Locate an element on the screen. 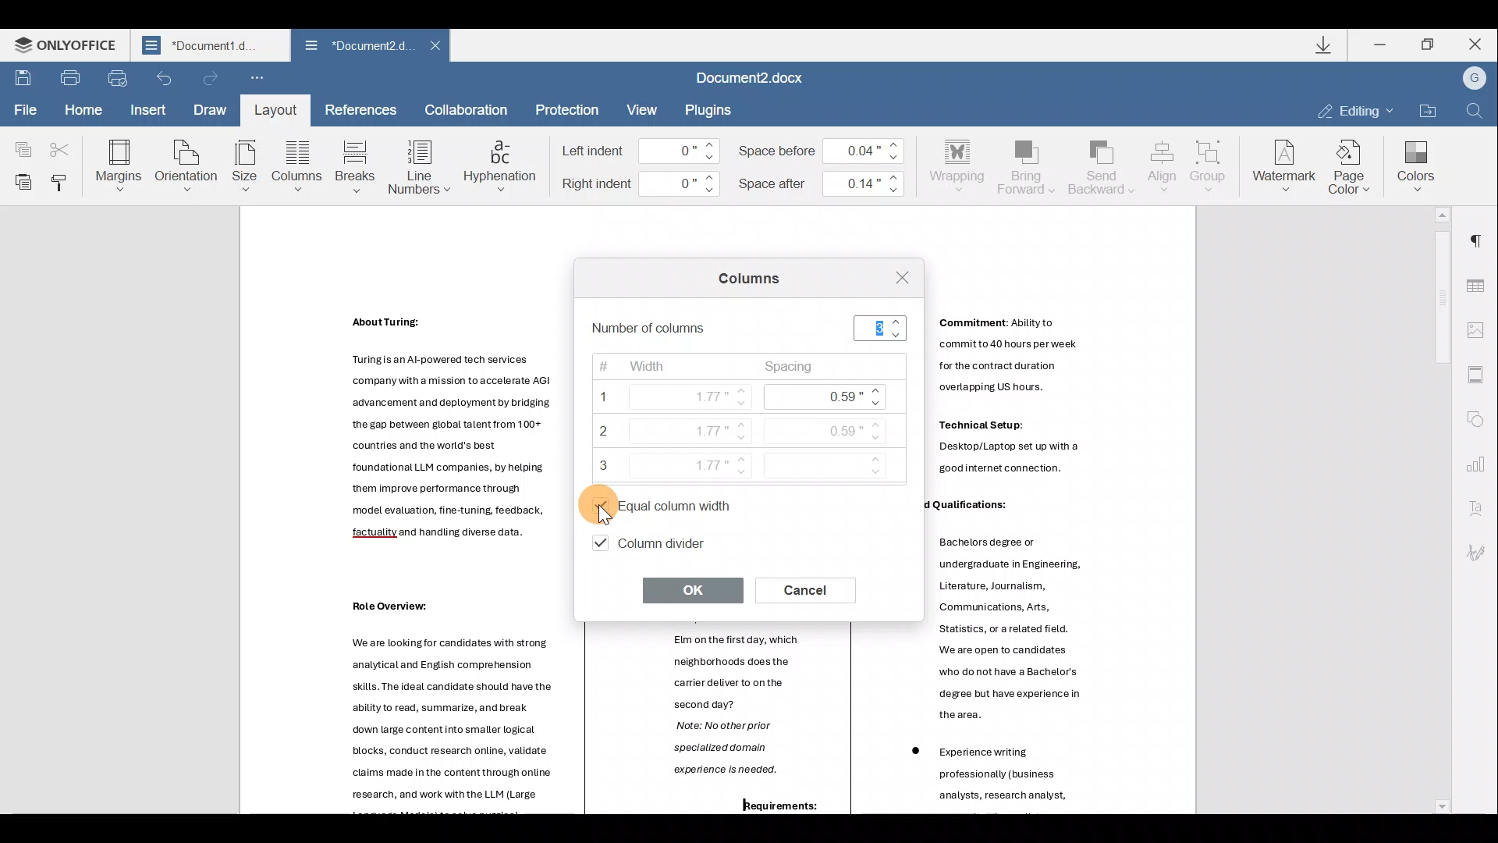 The height and width of the screenshot is (843, 1498). Size is located at coordinates (245, 167).